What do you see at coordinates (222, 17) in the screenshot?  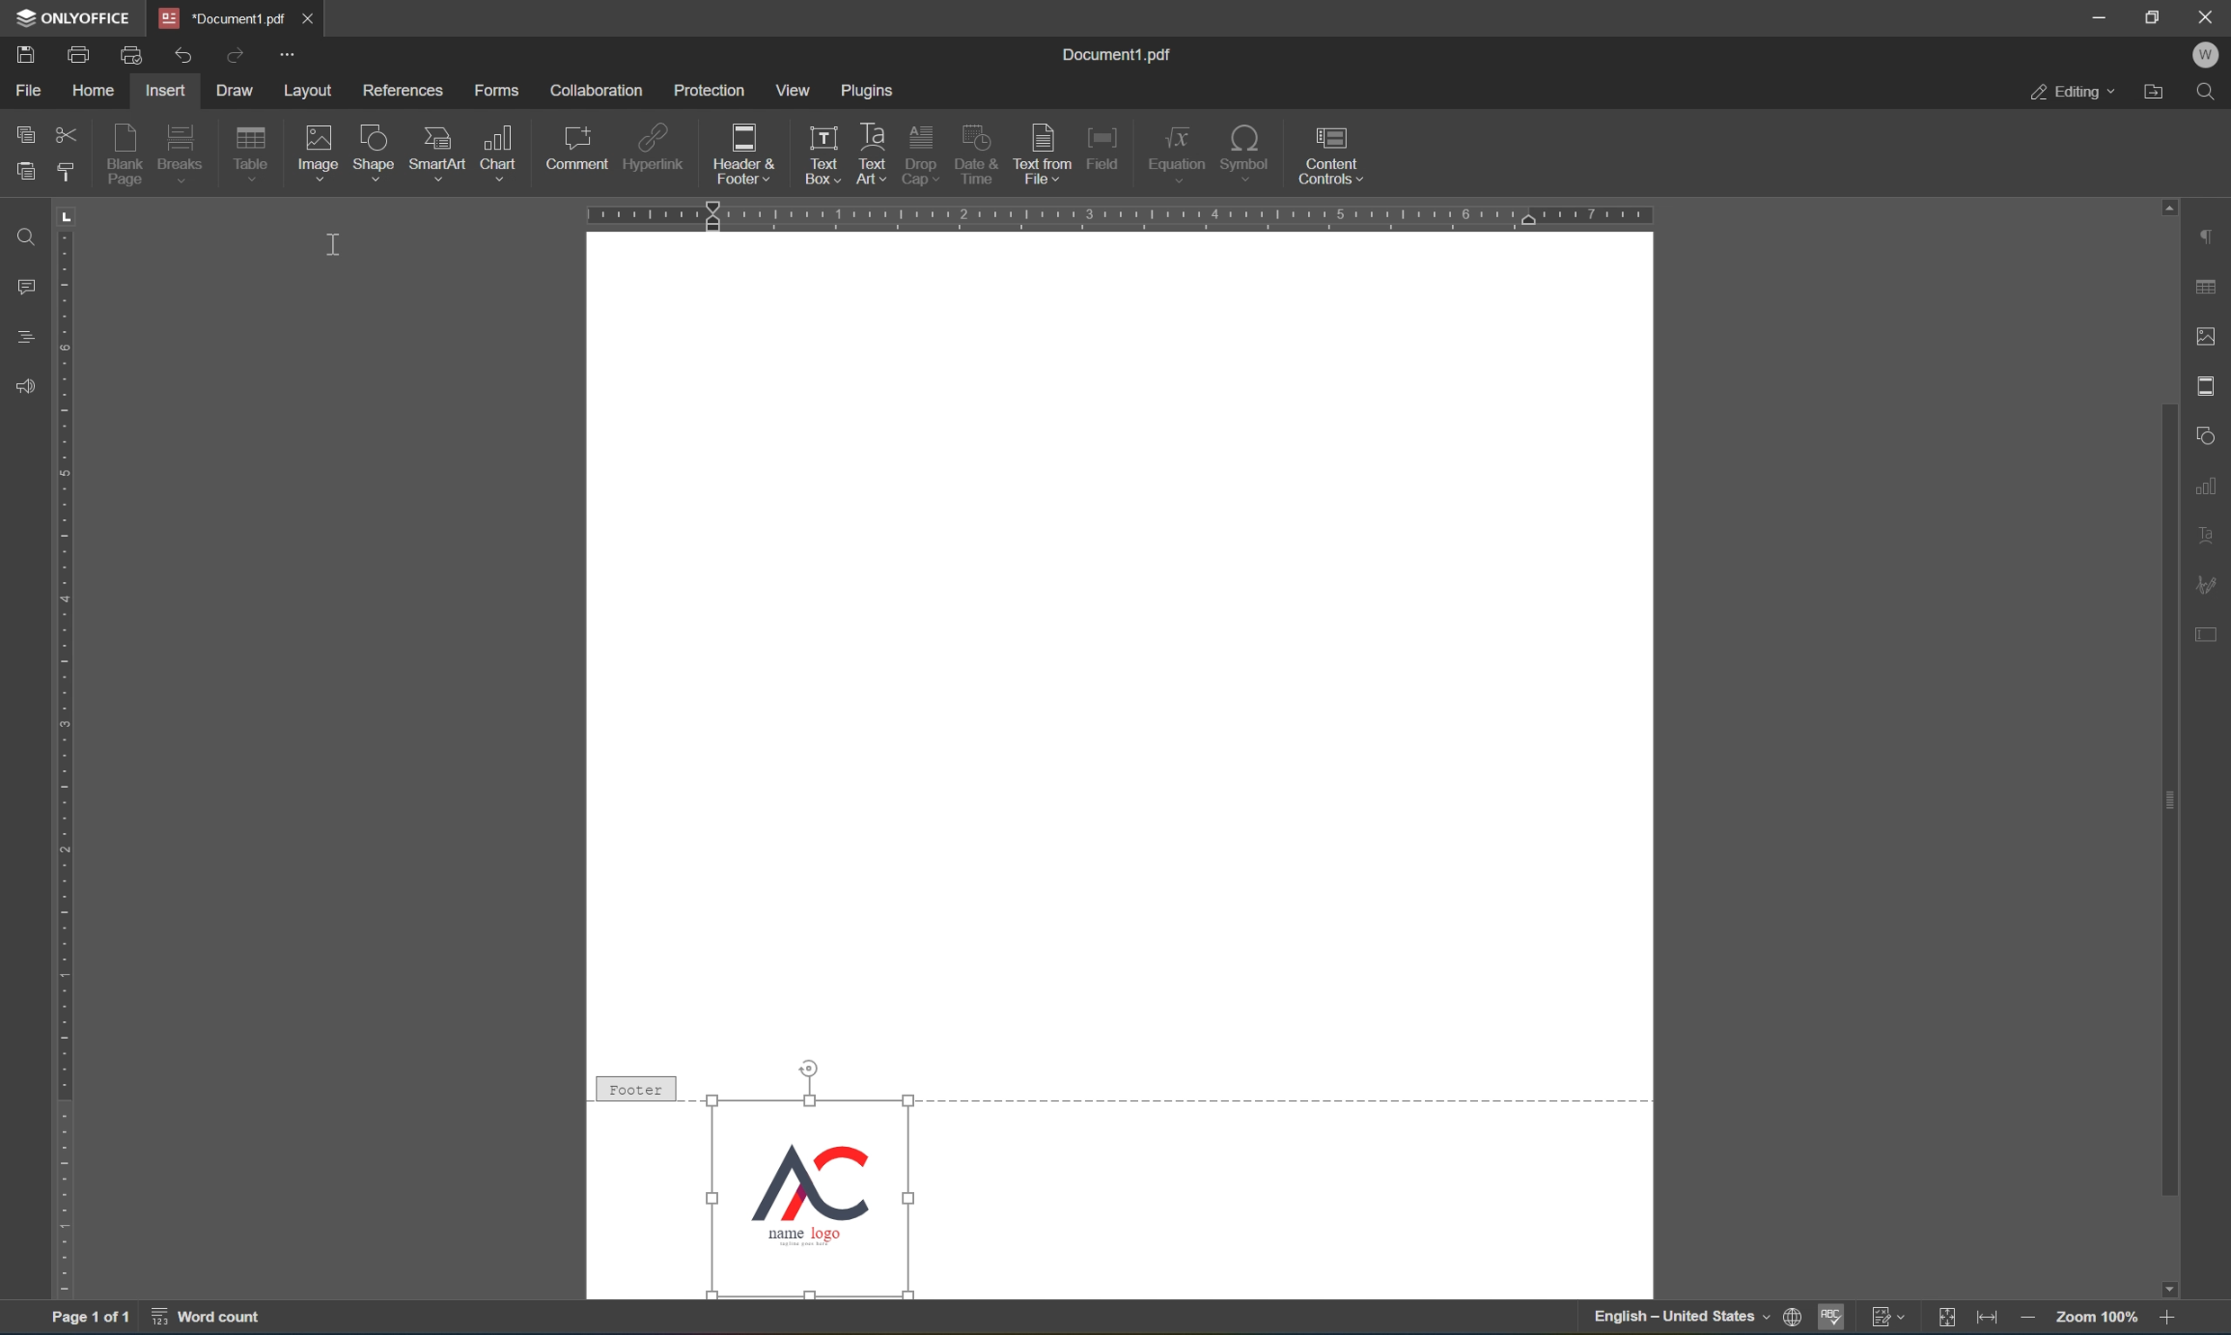 I see `document.pdf` at bounding box center [222, 17].